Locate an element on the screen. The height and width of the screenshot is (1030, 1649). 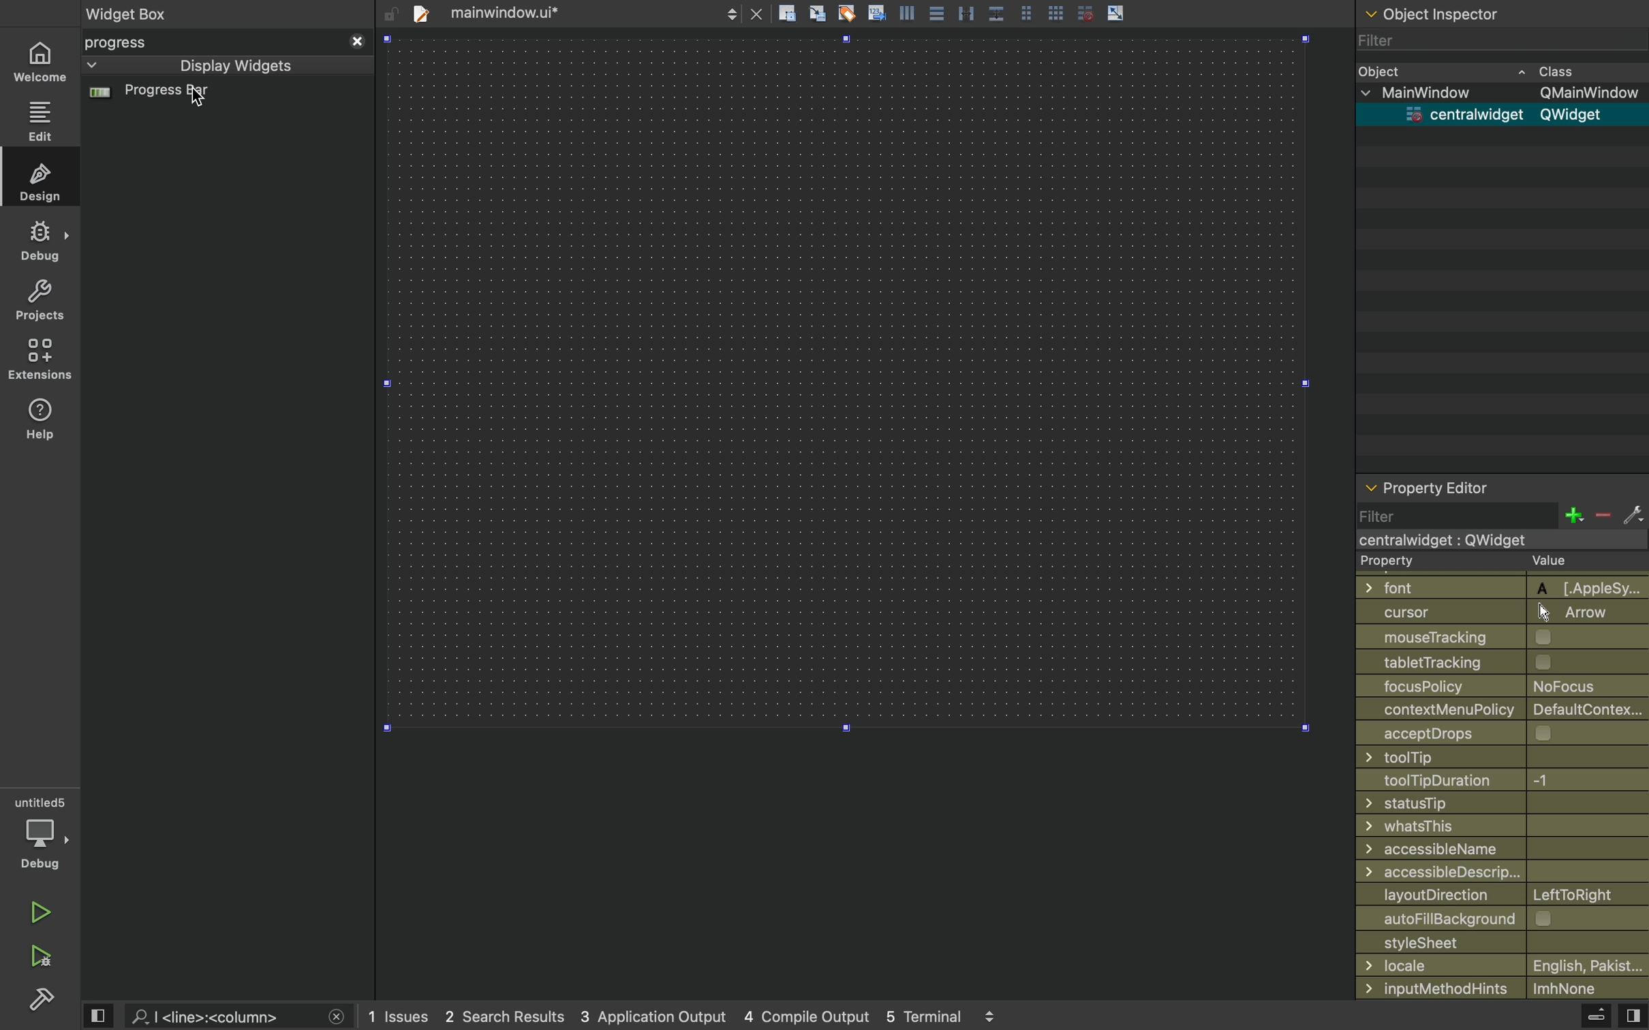
run is located at coordinates (37, 909).